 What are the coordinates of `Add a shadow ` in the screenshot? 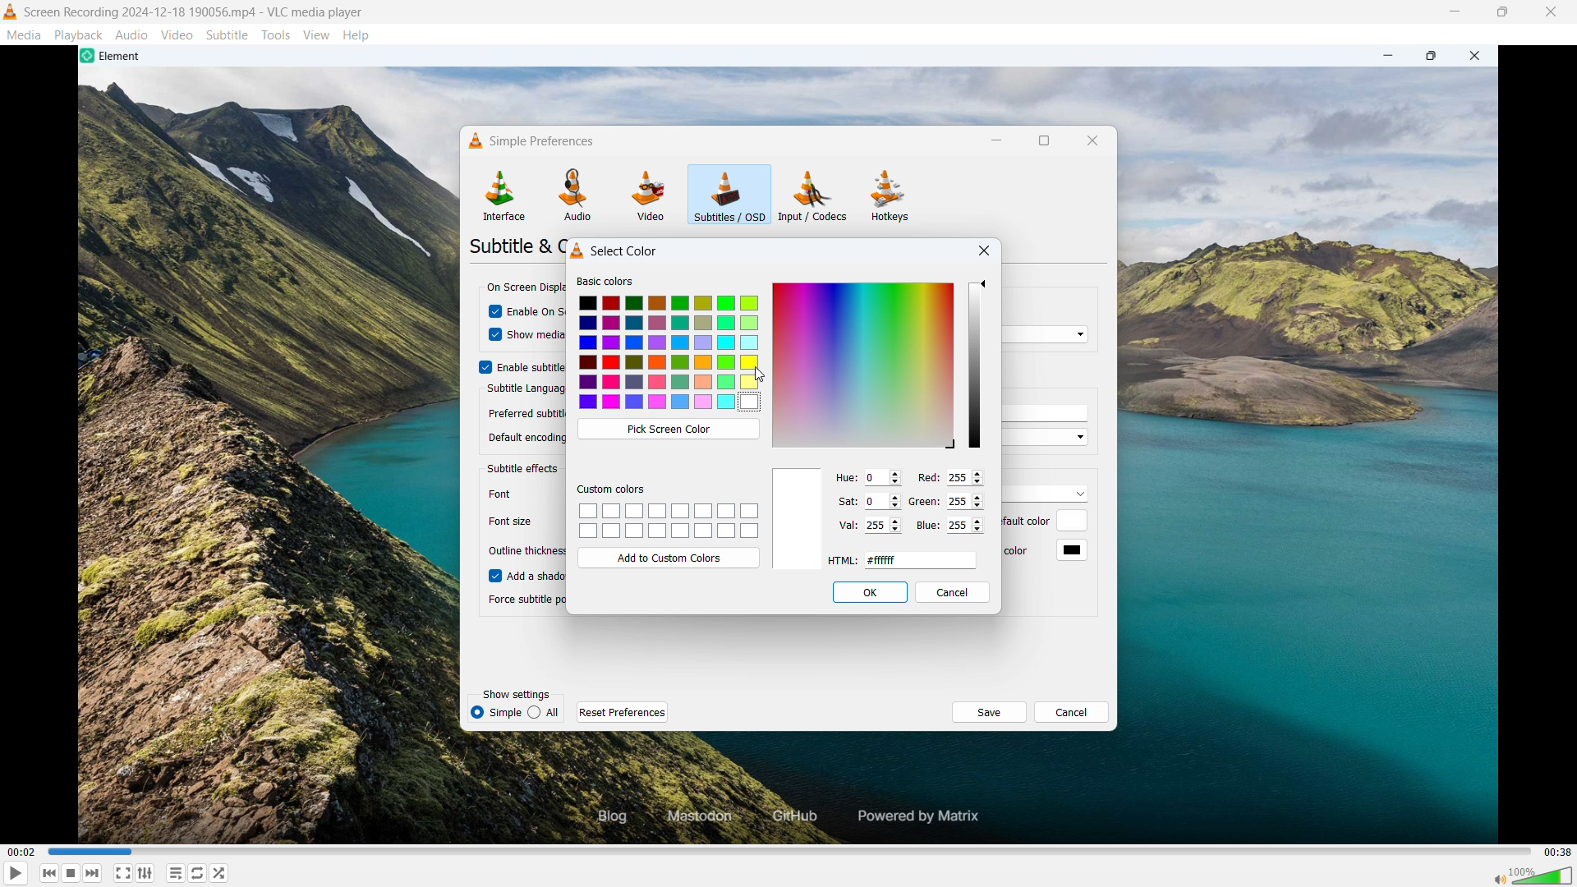 It's located at (536, 575).